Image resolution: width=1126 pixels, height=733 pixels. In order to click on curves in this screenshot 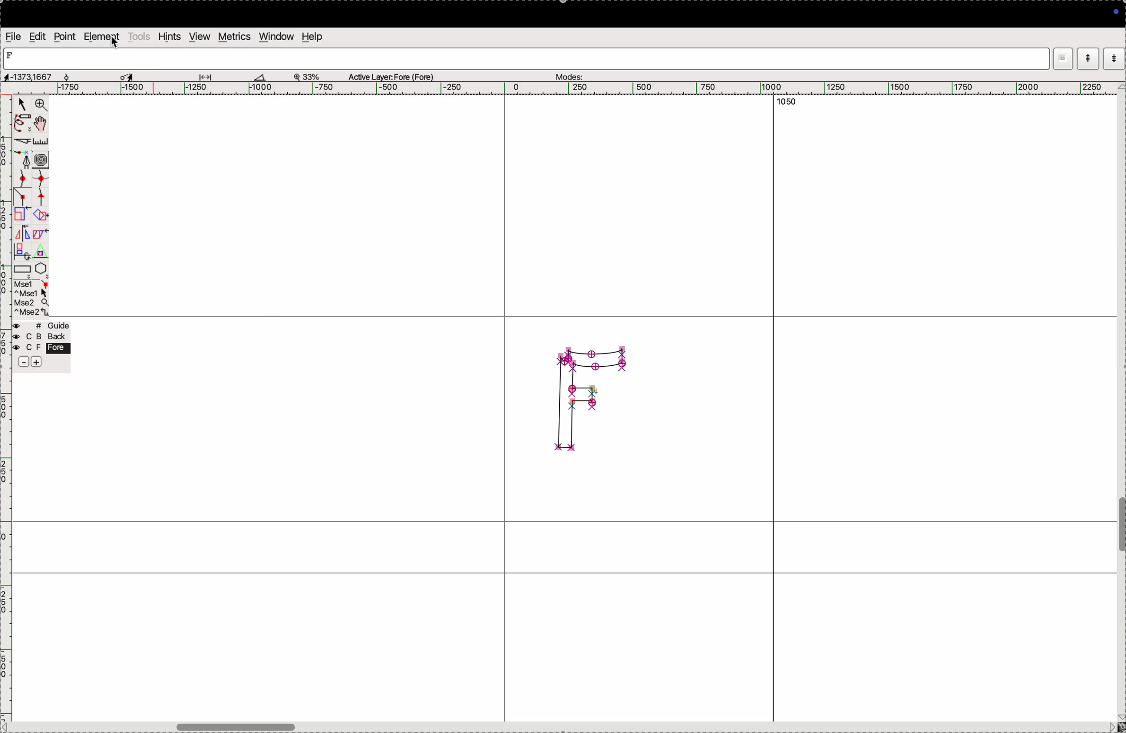, I will do `click(42, 161)`.